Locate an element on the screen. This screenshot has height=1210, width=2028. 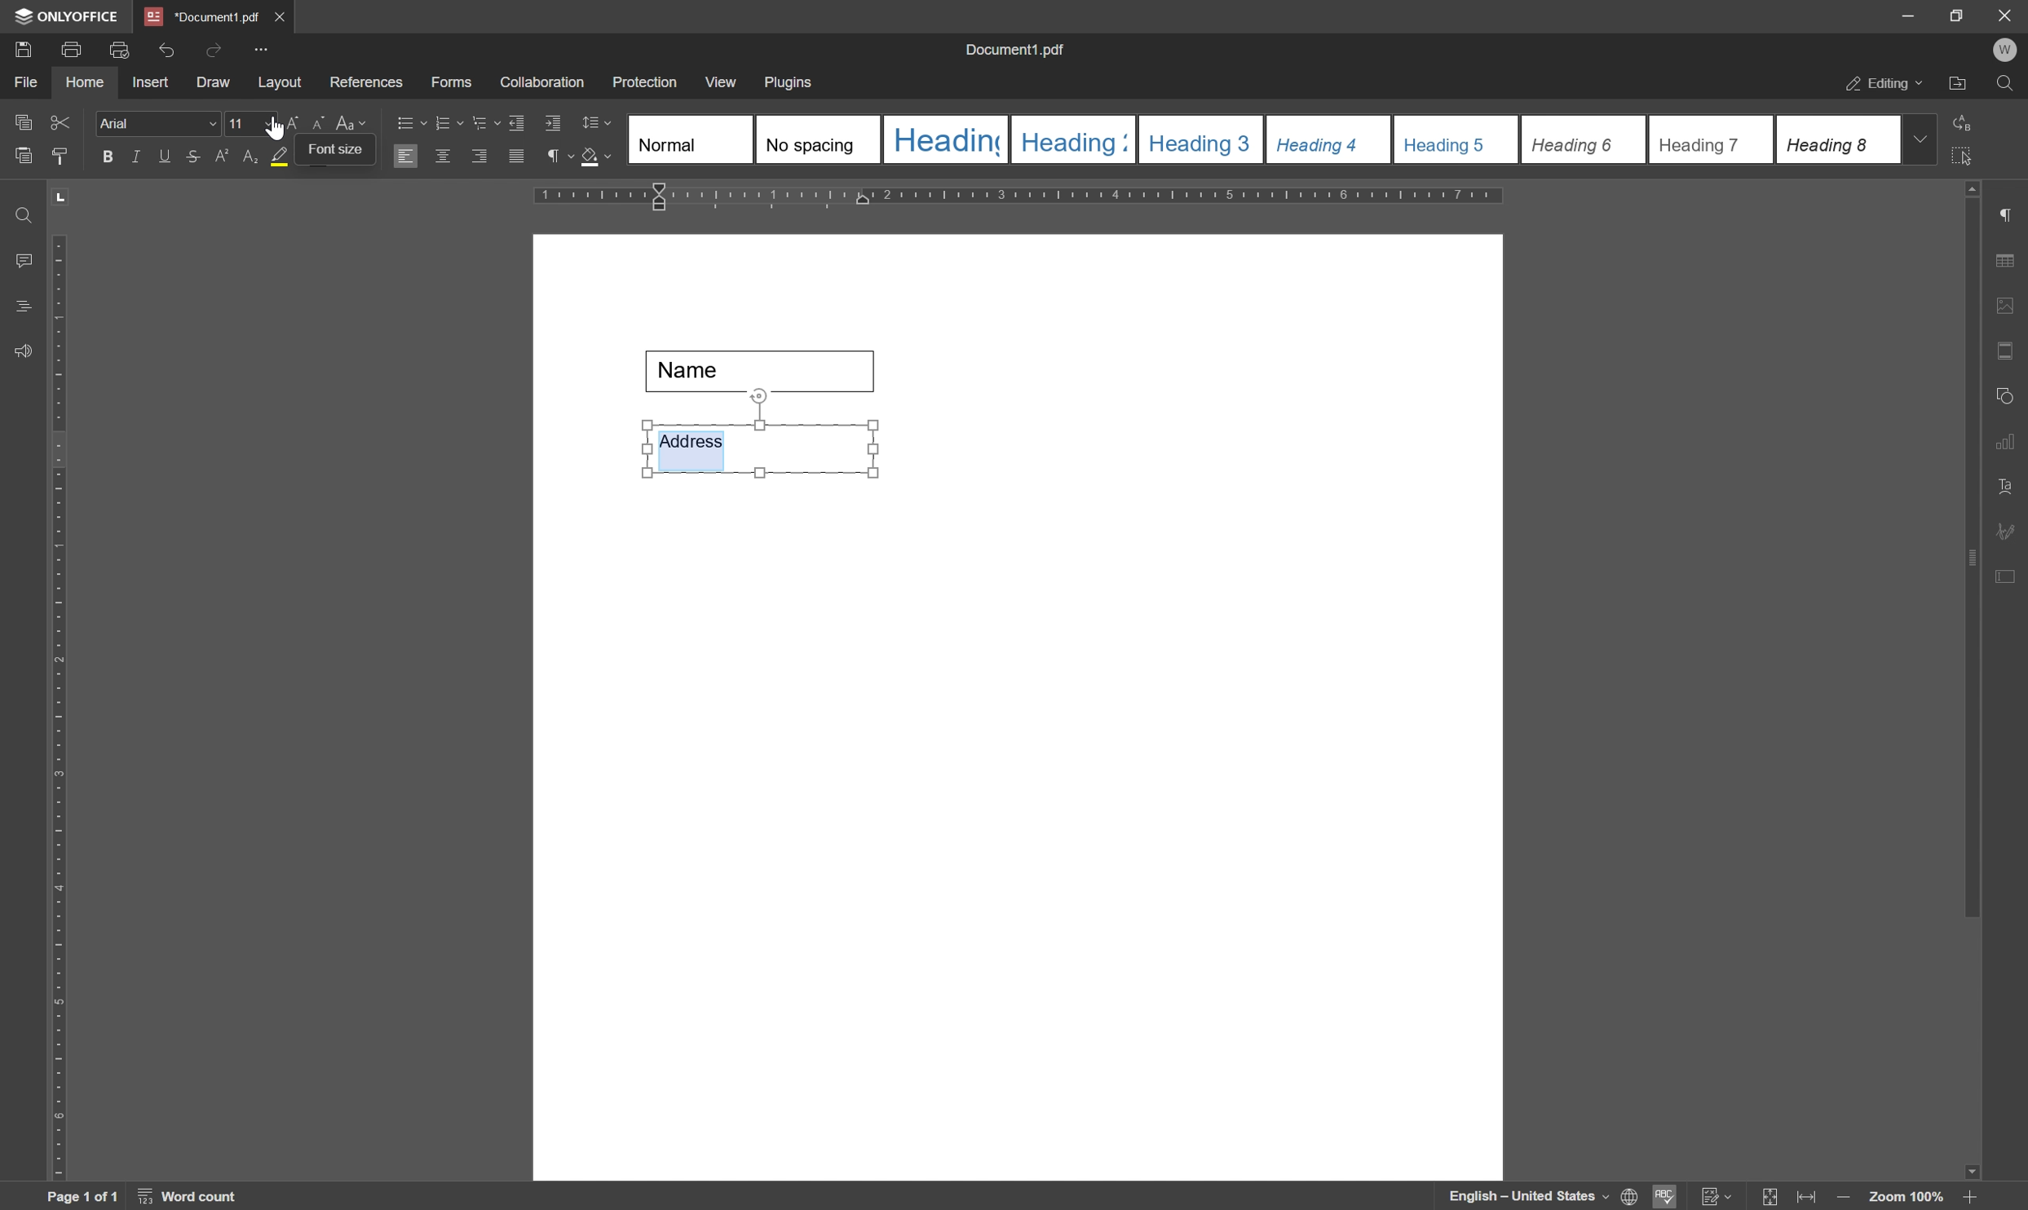
copy is located at coordinates (22, 119).